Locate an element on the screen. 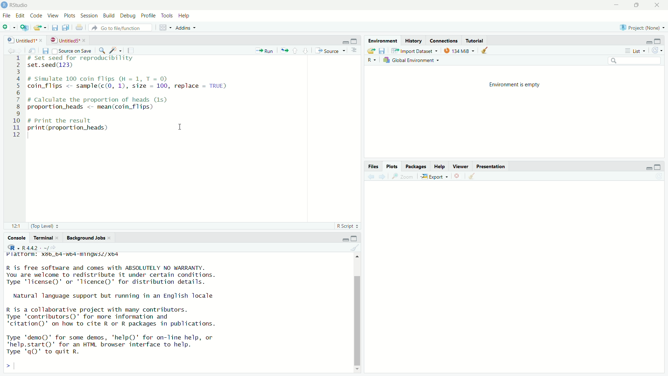  R 1s a collaborative project with many contributors.
Type 'contributors()' for more information and
‘citation()' on how to cite R or R packages in publications. is located at coordinates (124, 317).